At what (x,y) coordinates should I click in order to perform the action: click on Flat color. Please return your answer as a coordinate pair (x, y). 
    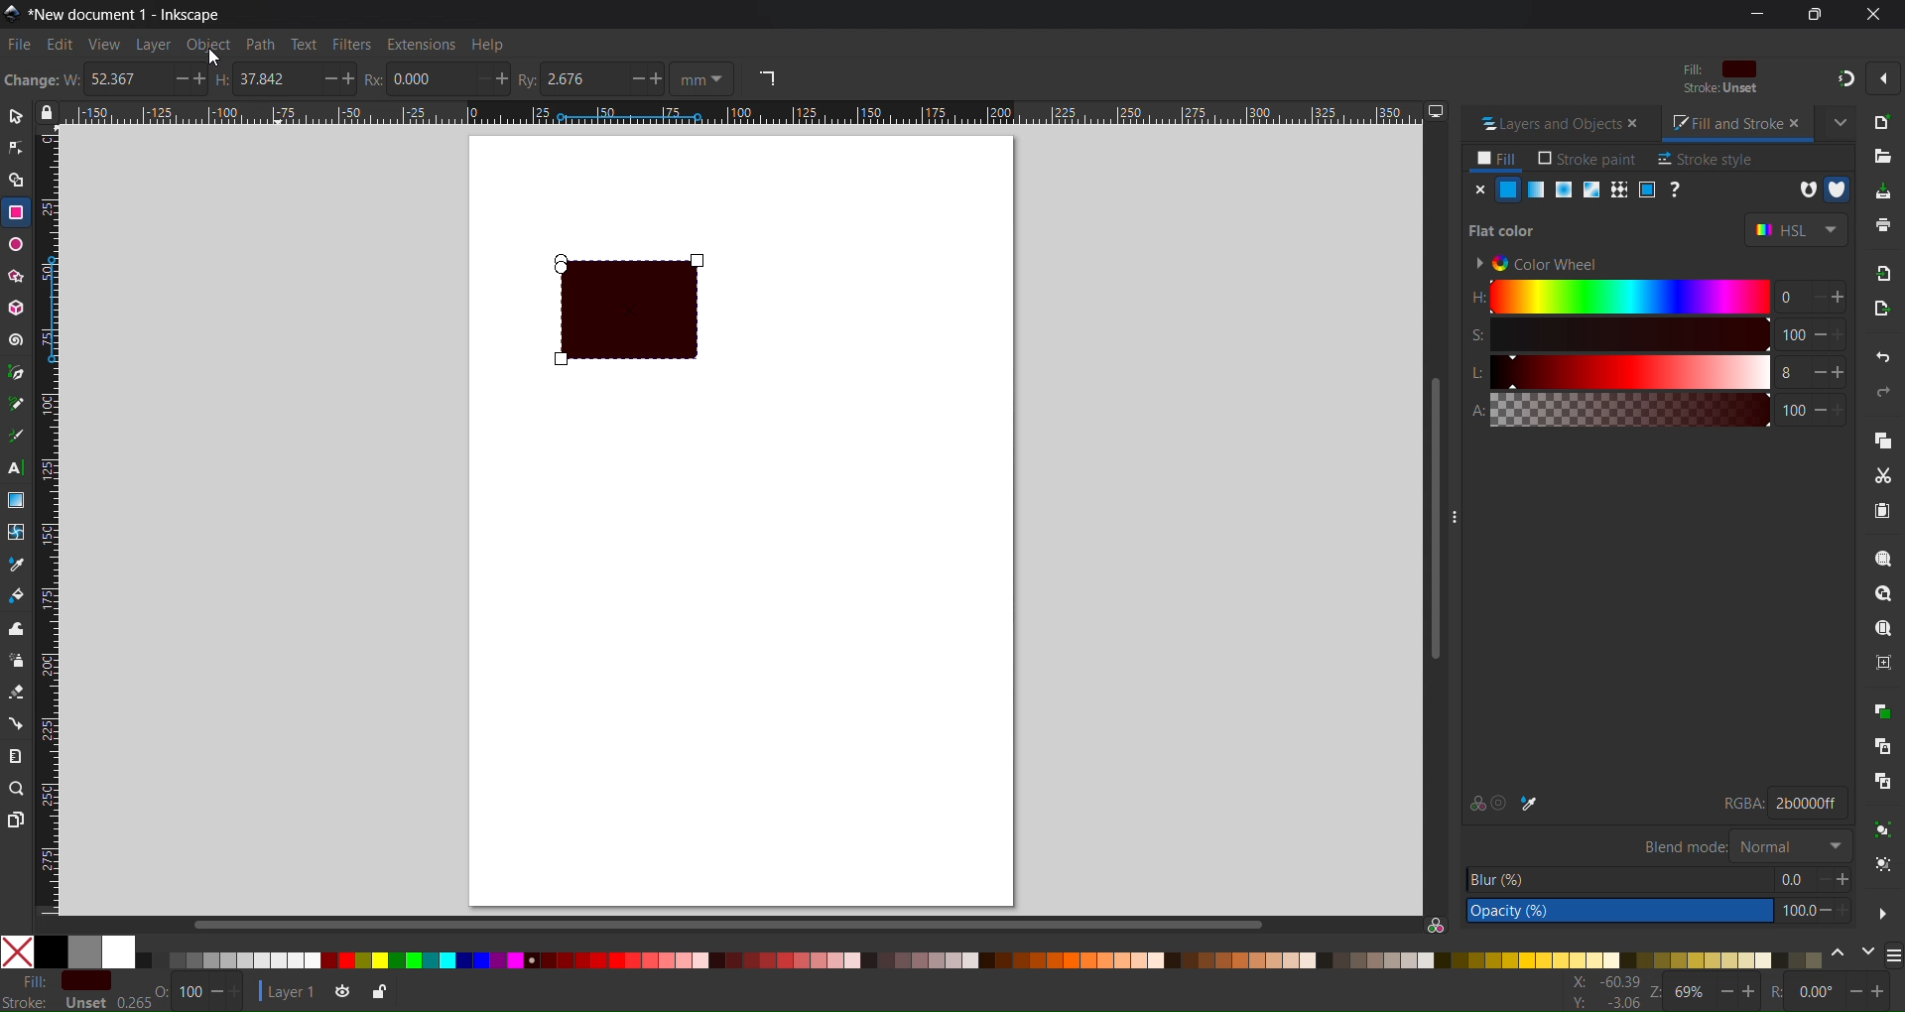
    Looking at the image, I should click on (85, 980).